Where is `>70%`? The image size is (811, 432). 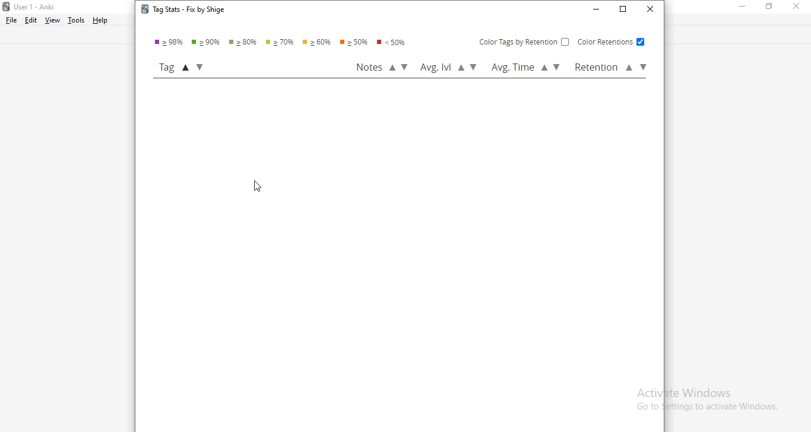 >70% is located at coordinates (282, 42).